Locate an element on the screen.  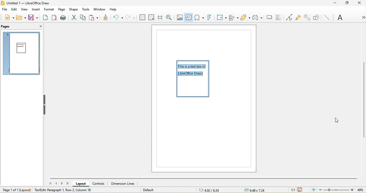
text spacing is located at coordinates (23, 54).